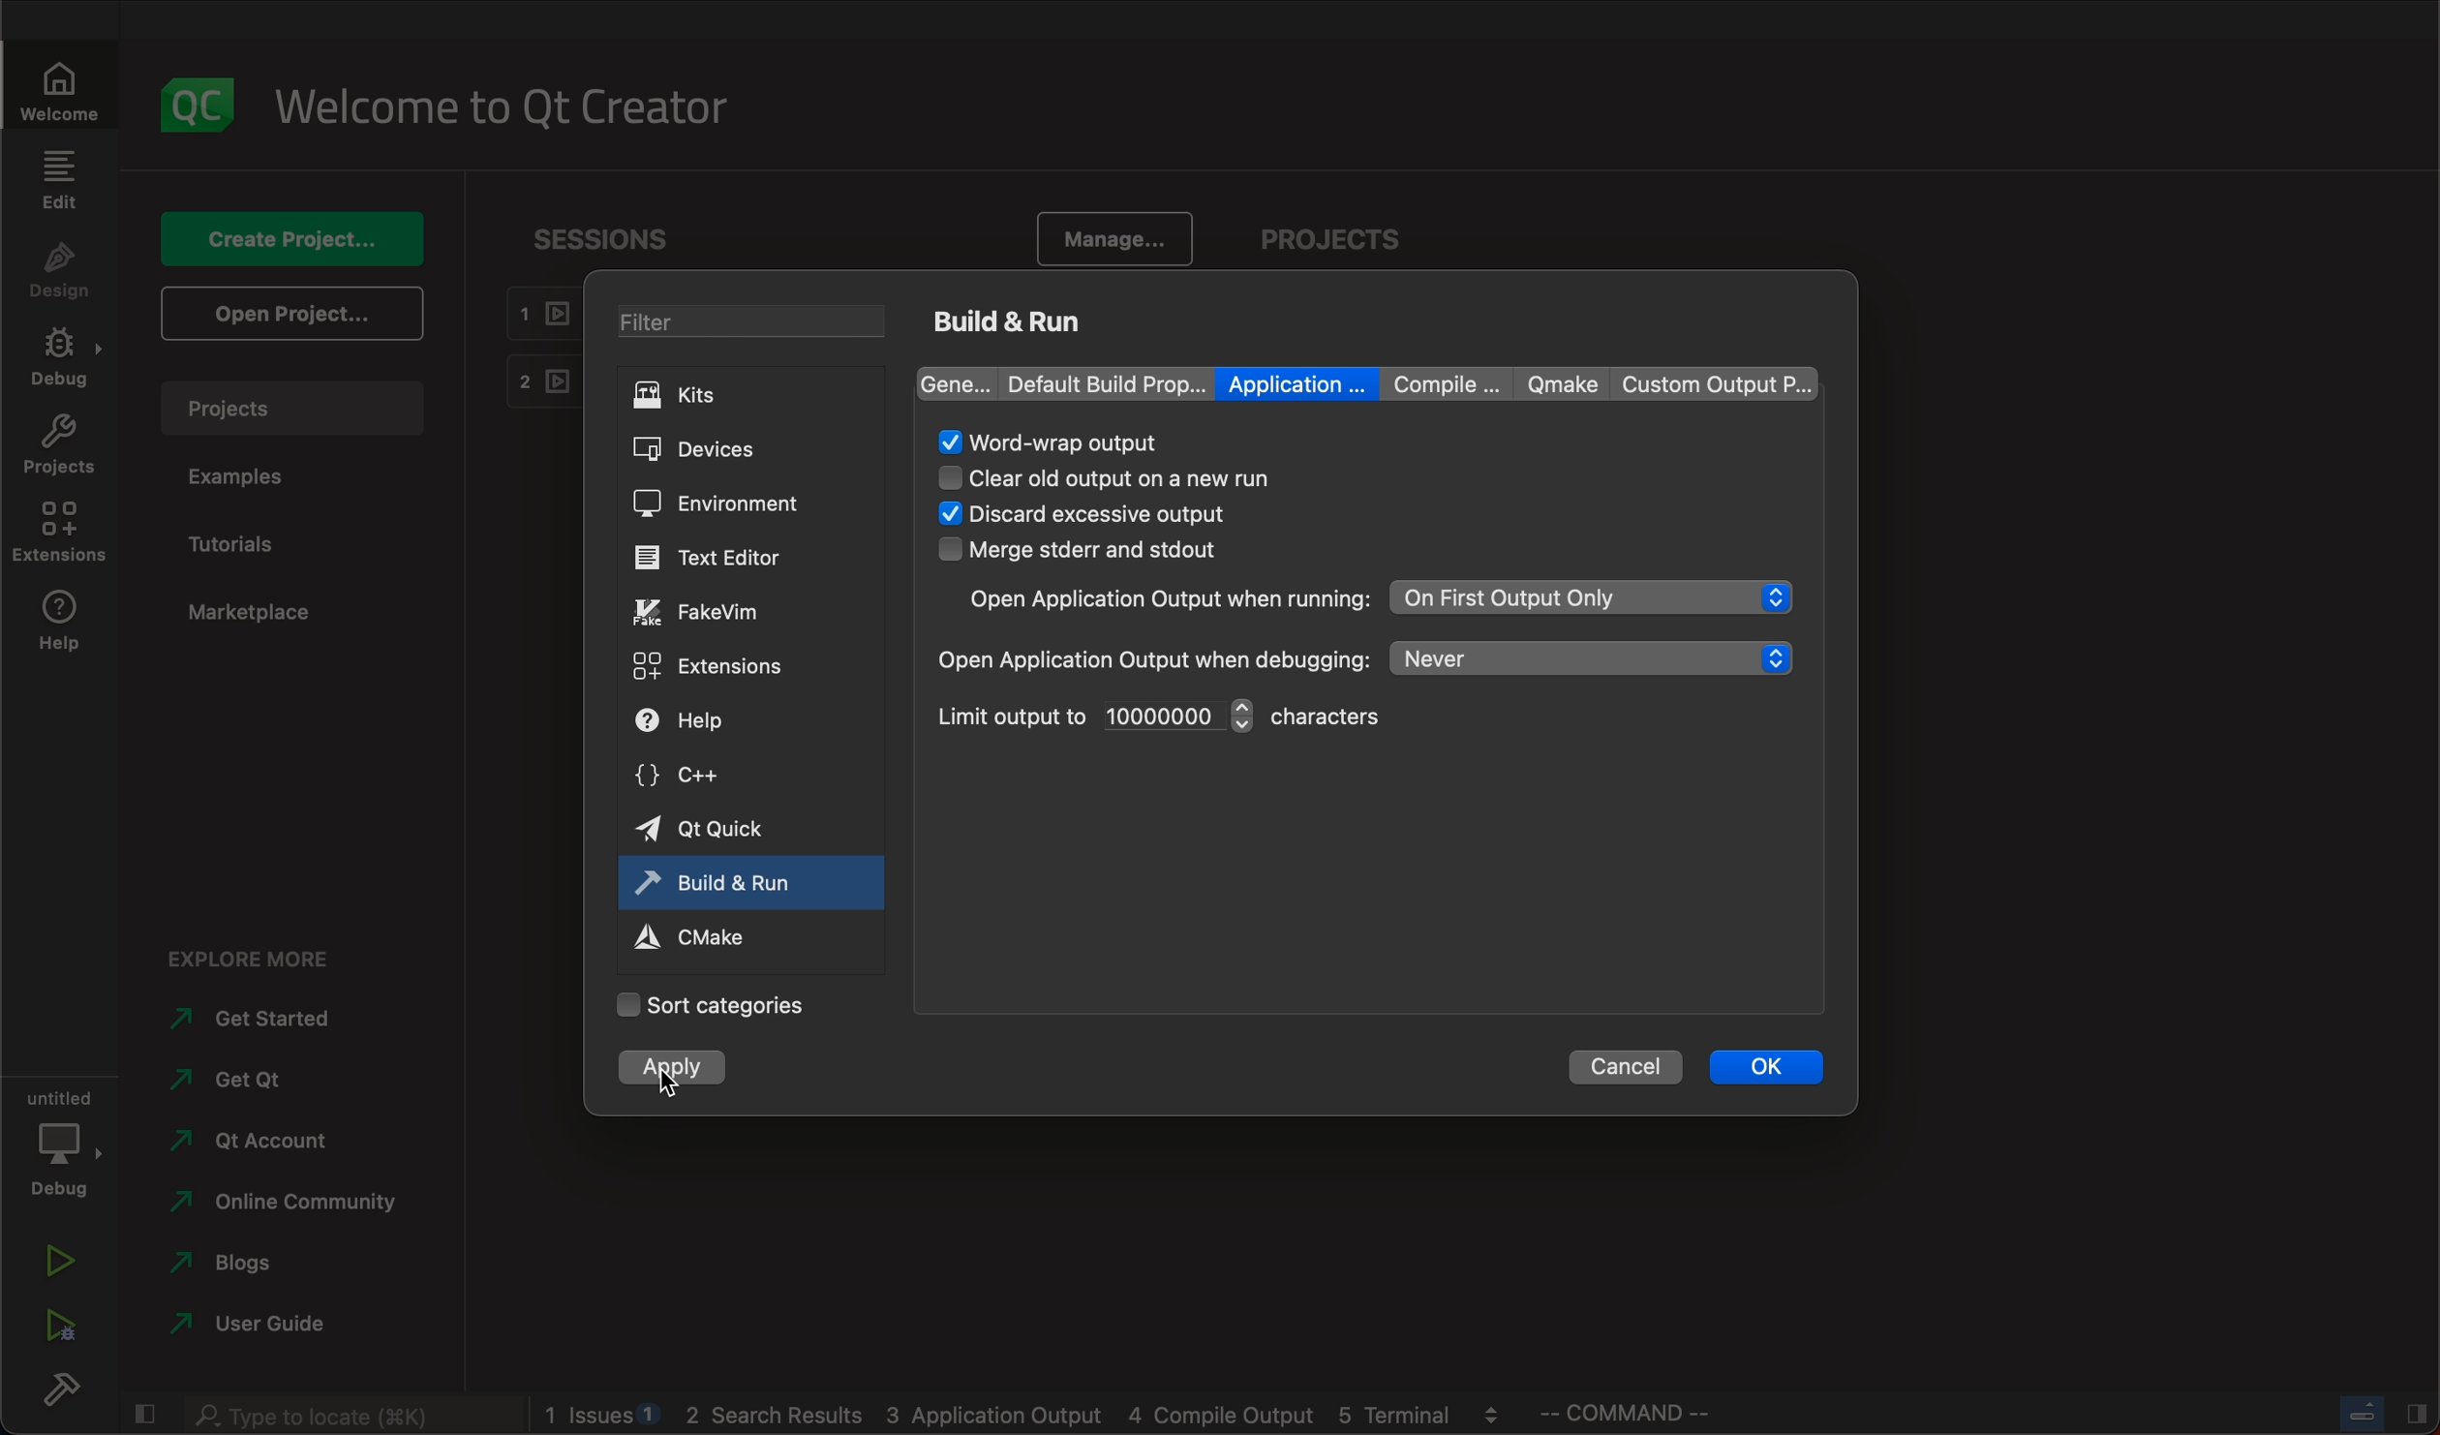 The image size is (2440, 1435). I want to click on extensions, so click(57, 534).